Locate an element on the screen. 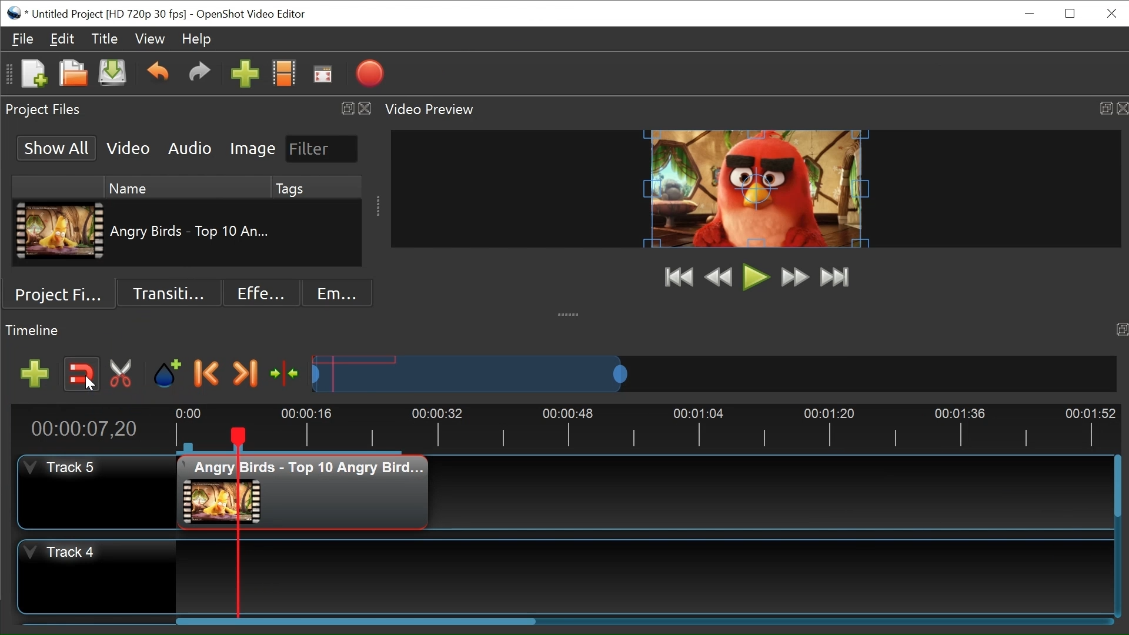  Fullscreen is located at coordinates (322, 73).